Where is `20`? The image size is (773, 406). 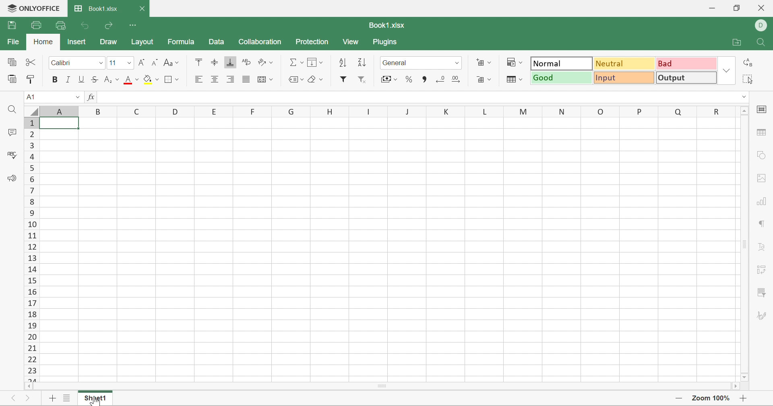
20 is located at coordinates (31, 336).